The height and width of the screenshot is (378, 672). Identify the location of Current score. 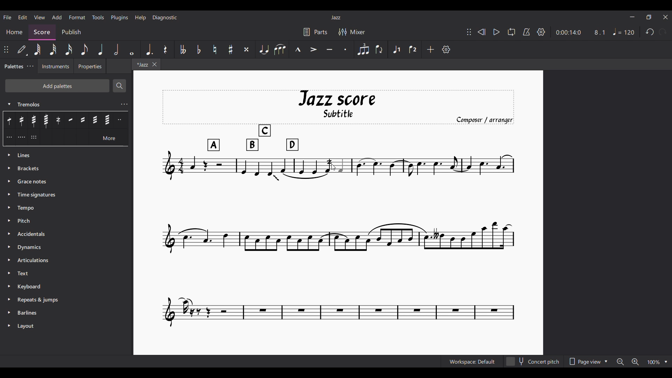
(242, 164).